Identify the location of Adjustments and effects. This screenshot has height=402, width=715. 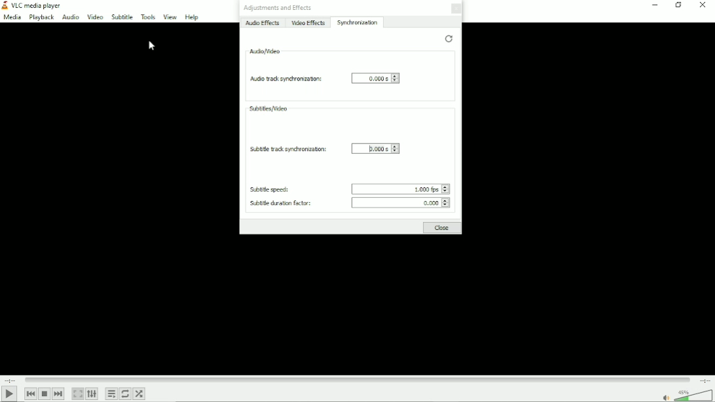
(278, 8).